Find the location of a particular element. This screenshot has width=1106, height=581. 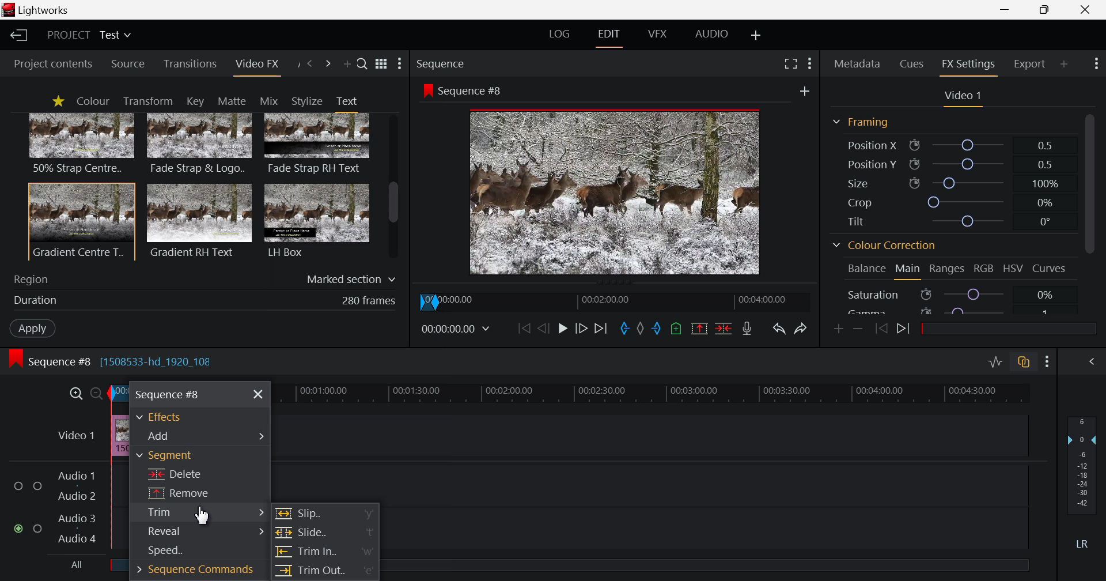

Speed is located at coordinates (189, 553).